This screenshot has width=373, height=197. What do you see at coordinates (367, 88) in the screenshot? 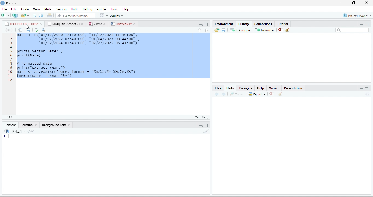
I see `maximize` at bounding box center [367, 88].